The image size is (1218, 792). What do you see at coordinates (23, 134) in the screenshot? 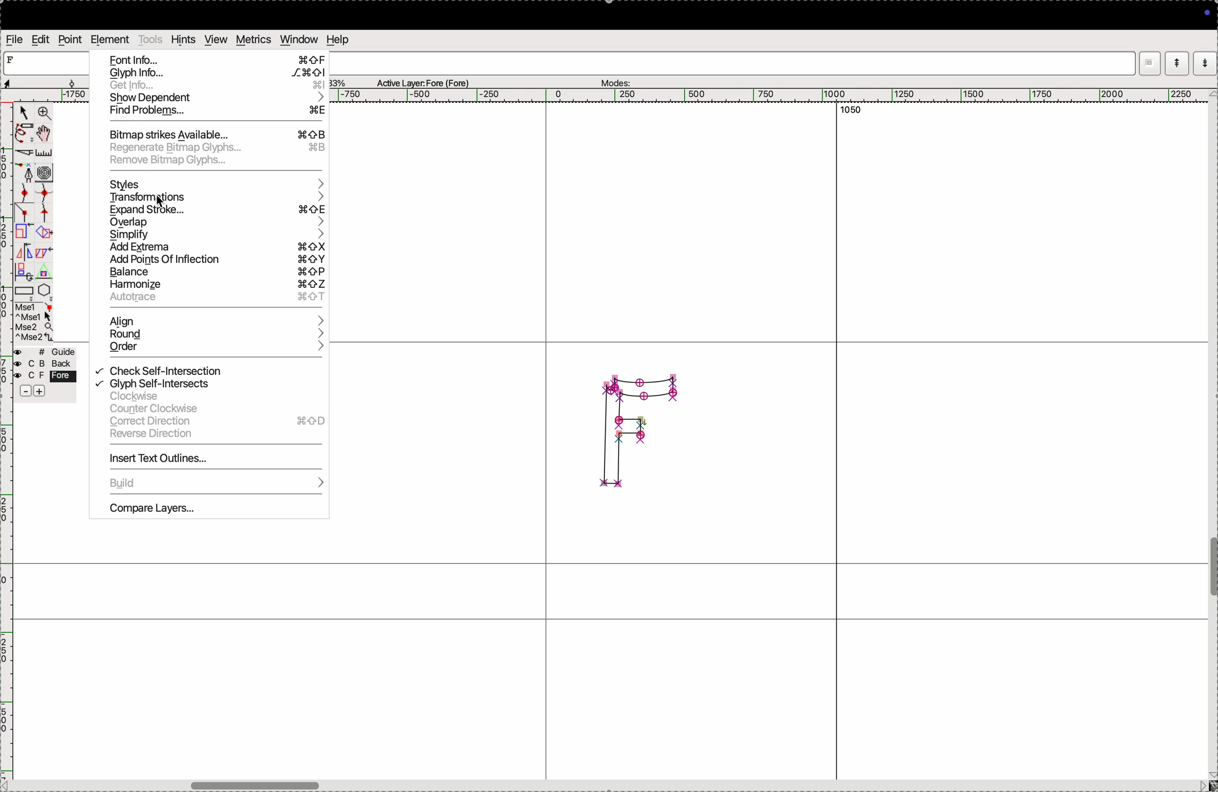
I see `pen` at bounding box center [23, 134].